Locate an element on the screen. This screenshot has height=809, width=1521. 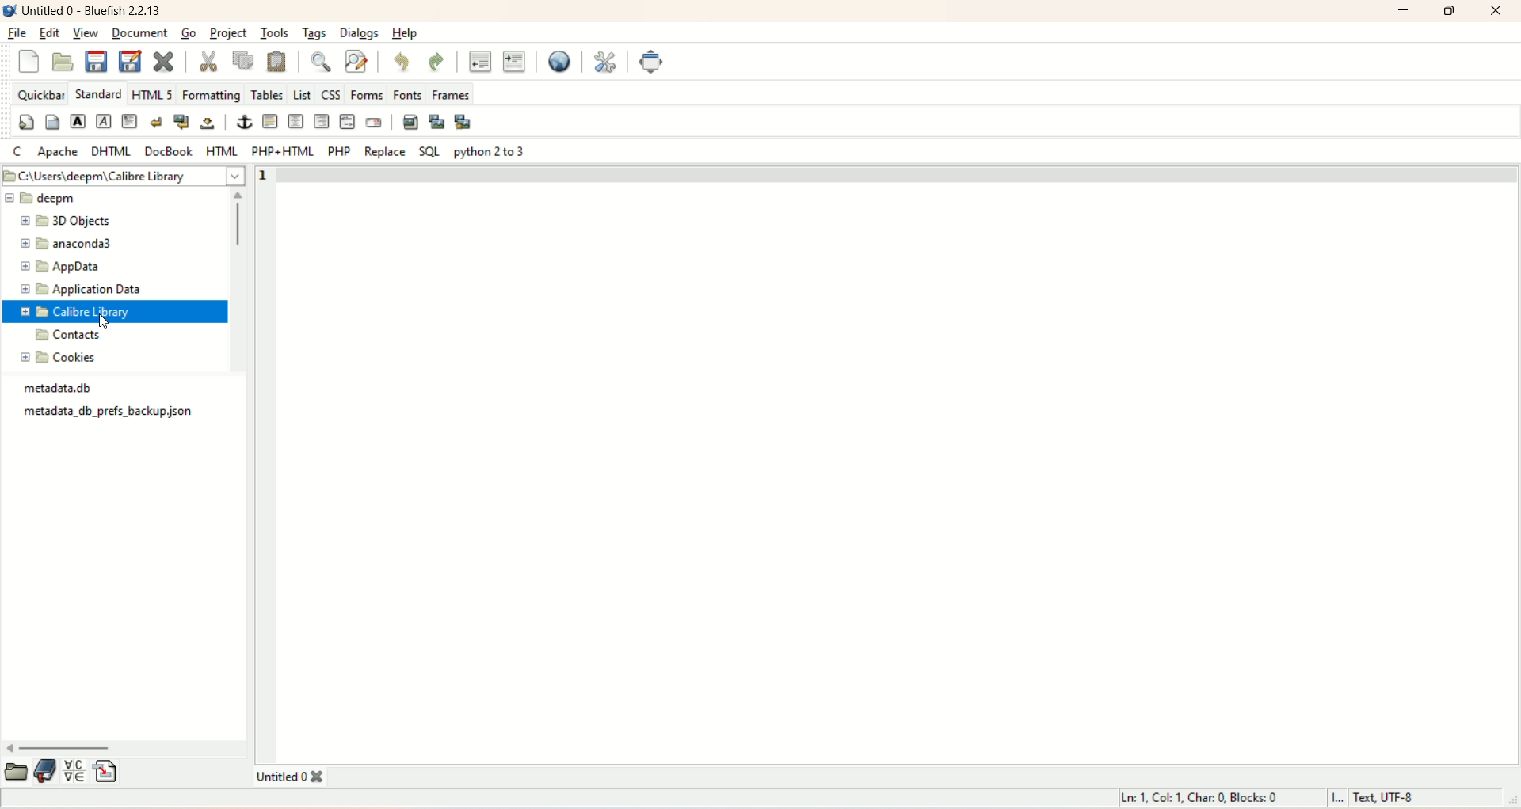
body is located at coordinates (51, 120).